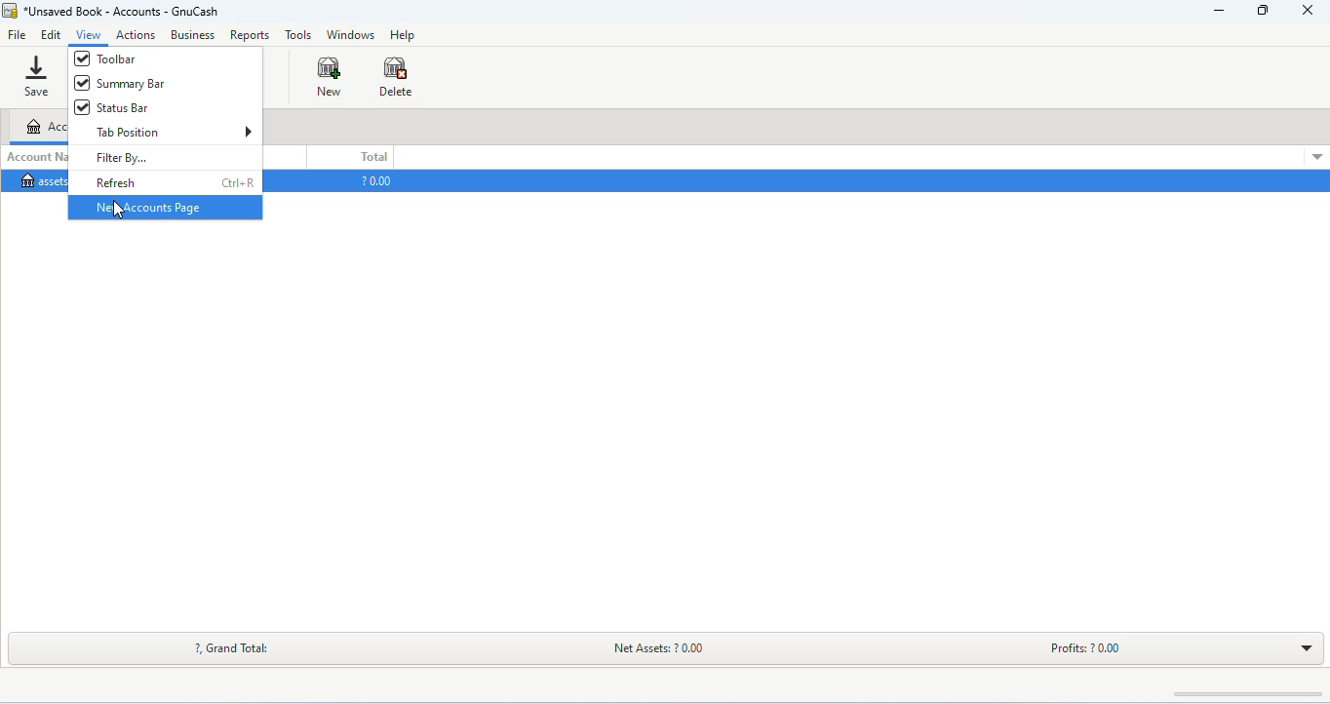 The height and width of the screenshot is (704, 1330). I want to click on filter by, so click(121, 157).